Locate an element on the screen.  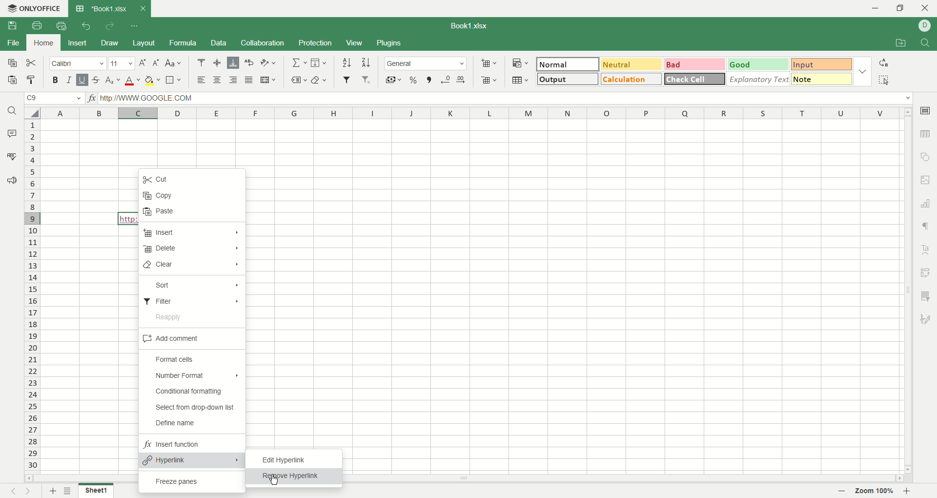
quick settings is located at coordinates (136, 25).